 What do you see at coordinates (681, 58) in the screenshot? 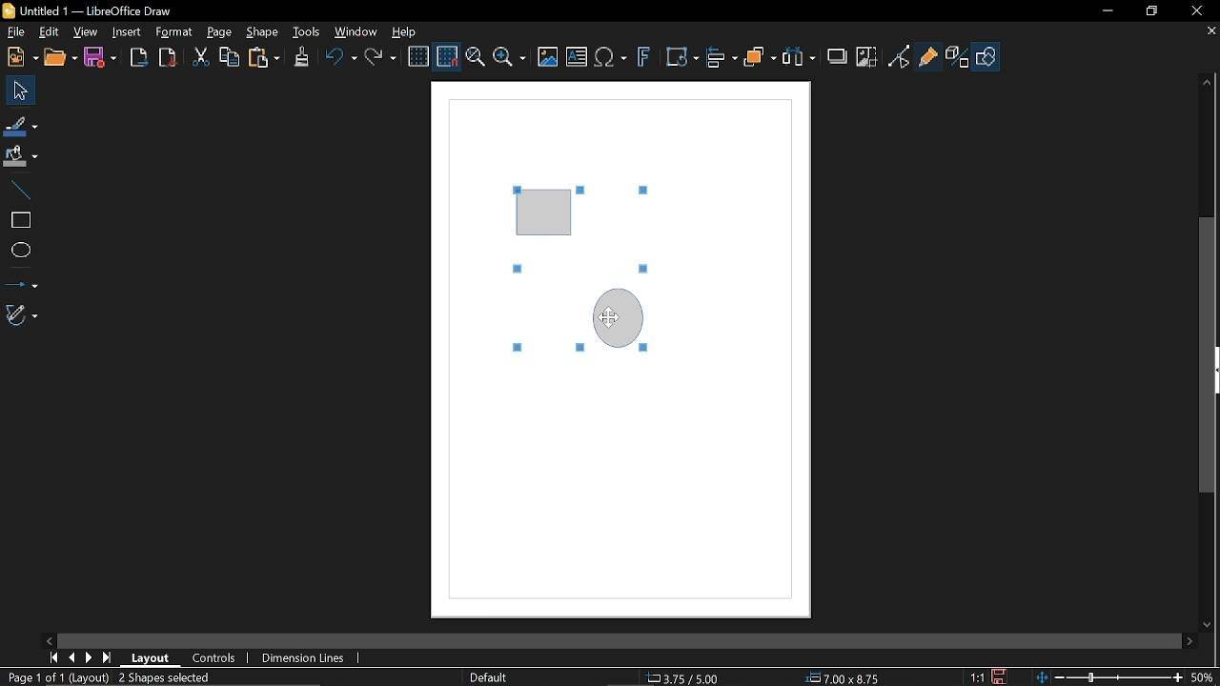
I see `Transform` at bounding box center [681, 58].